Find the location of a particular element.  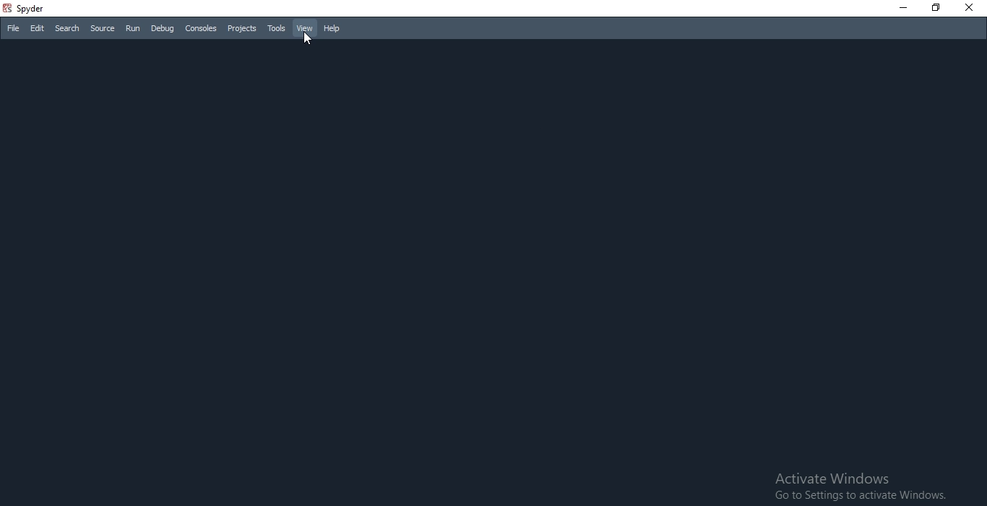

Projects is located at coordinates (242, 29).